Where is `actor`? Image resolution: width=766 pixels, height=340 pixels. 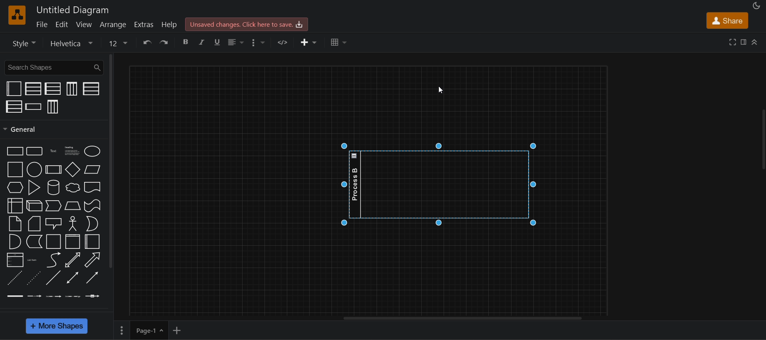 actor is located at coordinates (72, 223).